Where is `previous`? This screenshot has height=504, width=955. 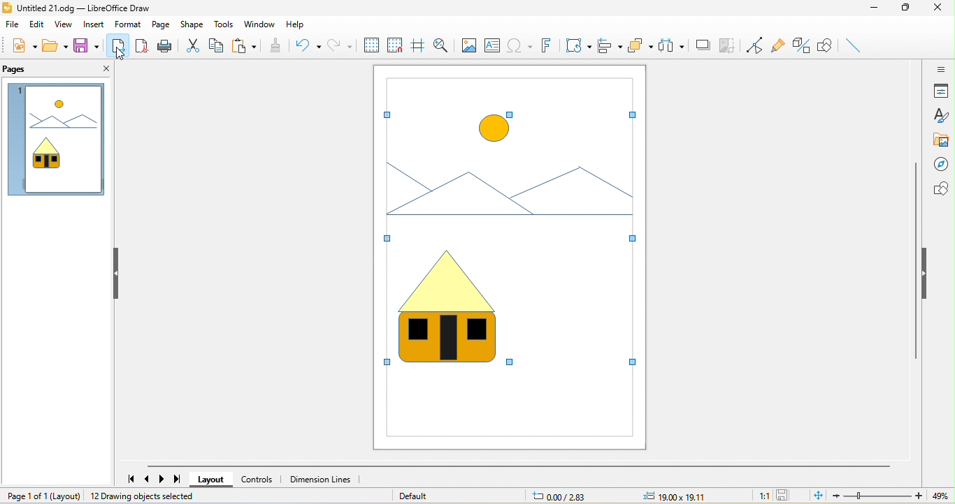
previous is located at coordinates (149, 479).